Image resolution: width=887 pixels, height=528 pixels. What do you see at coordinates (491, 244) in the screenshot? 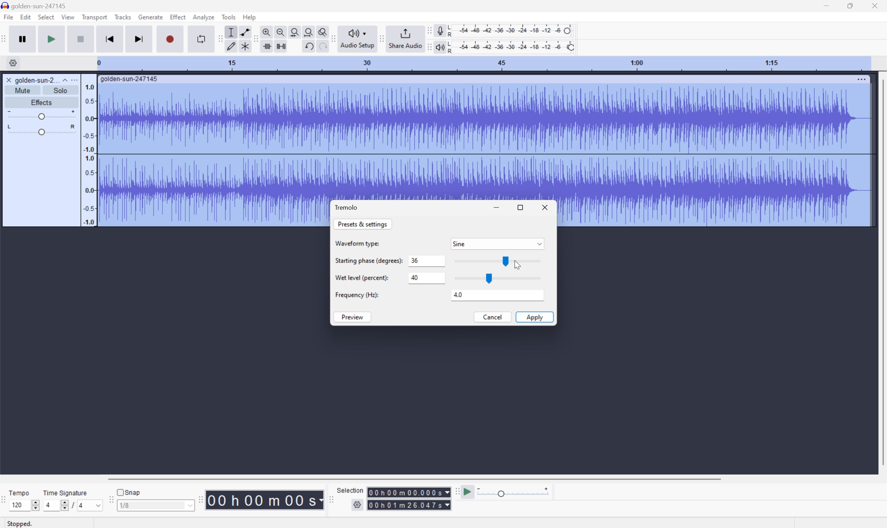
I see `Sine` at bounding box center [491, 244].